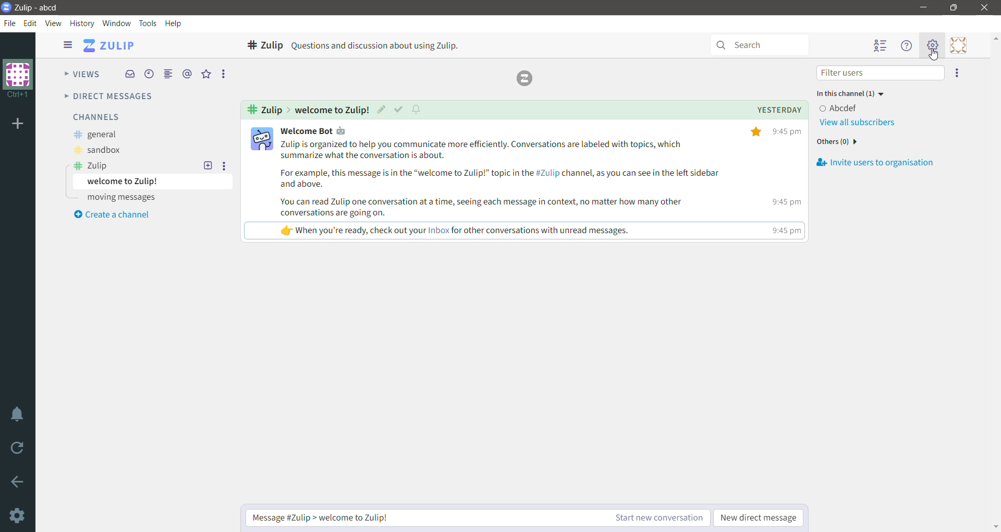 The height and width of the screenshot is (532, 1001). I want to click on Recent Conversations, so click(149, 74).